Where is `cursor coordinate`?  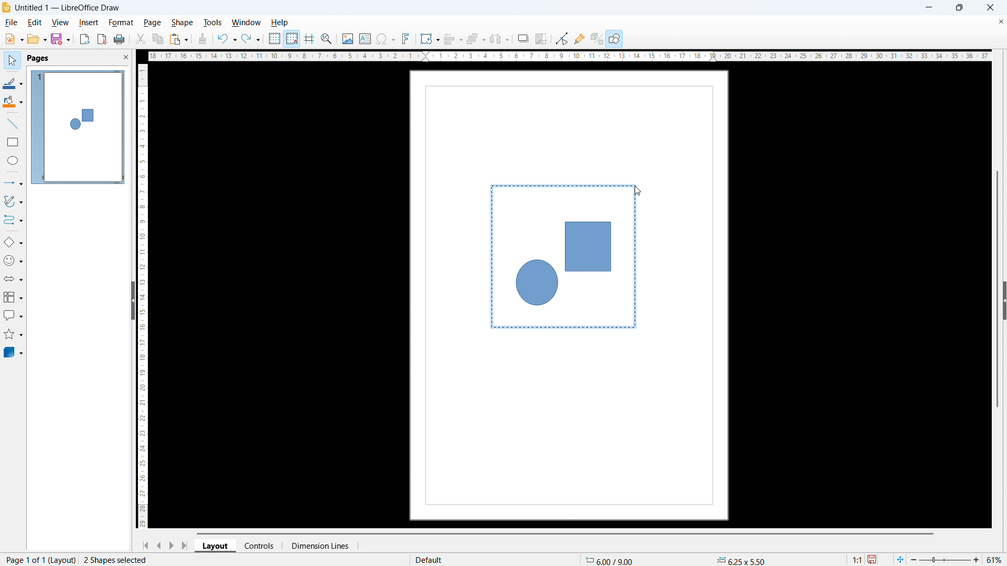 cursor coordinate is located at coordinates (612, 560).